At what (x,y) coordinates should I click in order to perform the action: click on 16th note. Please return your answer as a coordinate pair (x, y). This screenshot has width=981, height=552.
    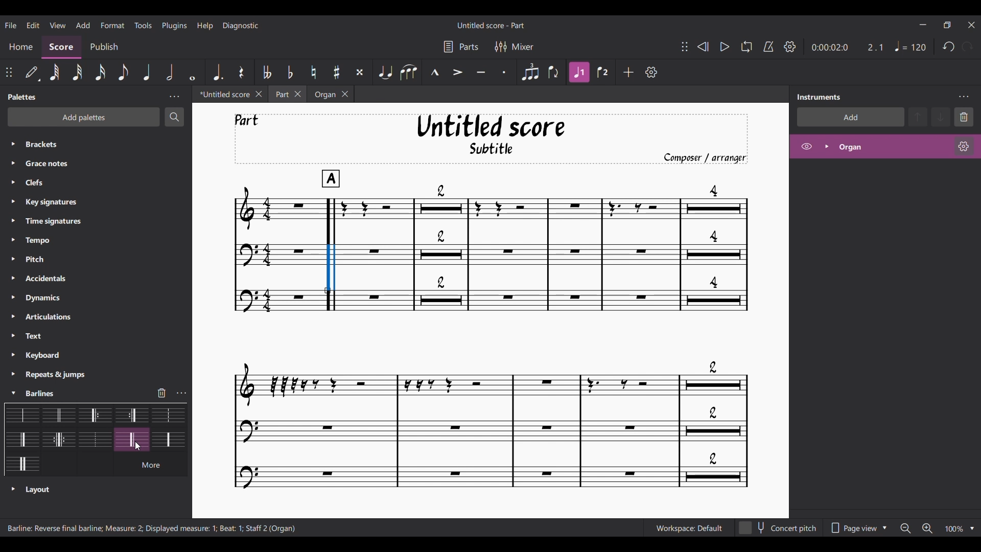
    Looking at the image, I should click on (100, 72).